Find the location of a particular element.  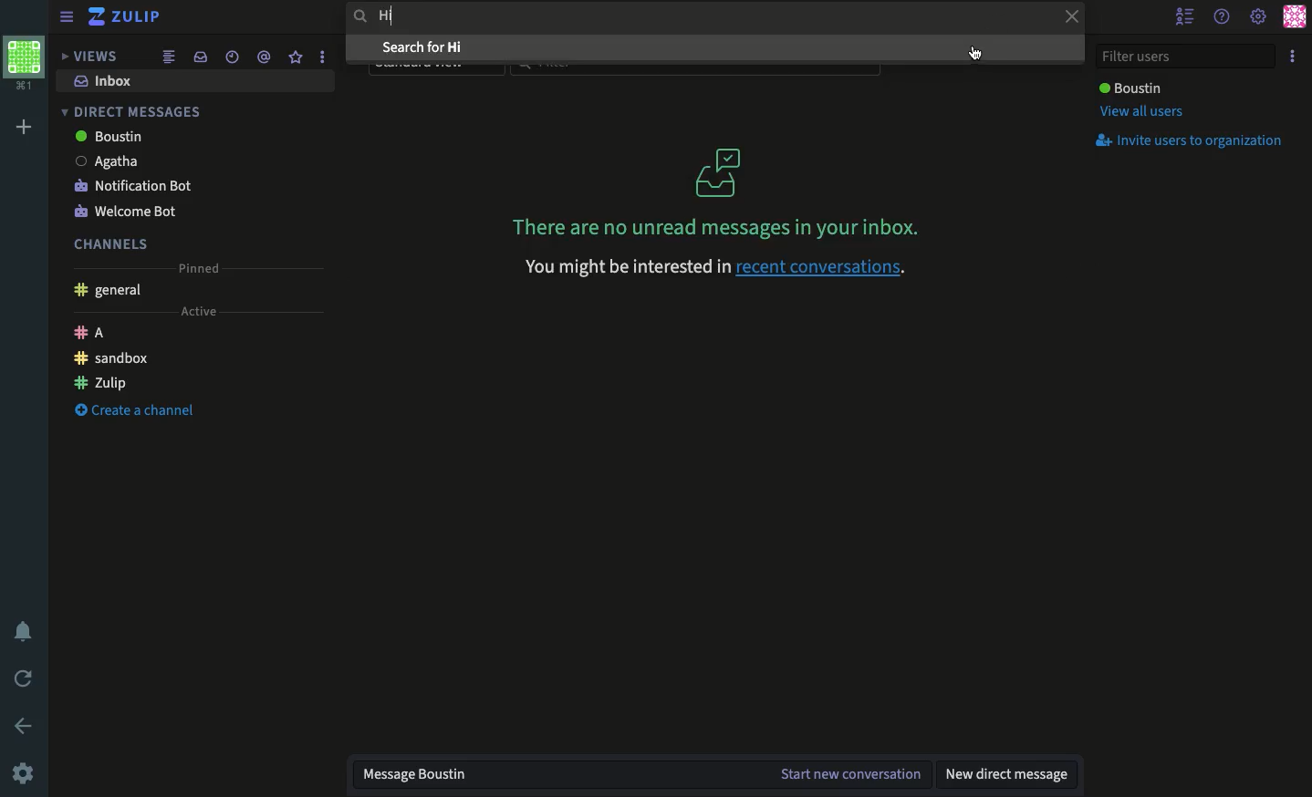

icon is located at coordinates (719, 171).